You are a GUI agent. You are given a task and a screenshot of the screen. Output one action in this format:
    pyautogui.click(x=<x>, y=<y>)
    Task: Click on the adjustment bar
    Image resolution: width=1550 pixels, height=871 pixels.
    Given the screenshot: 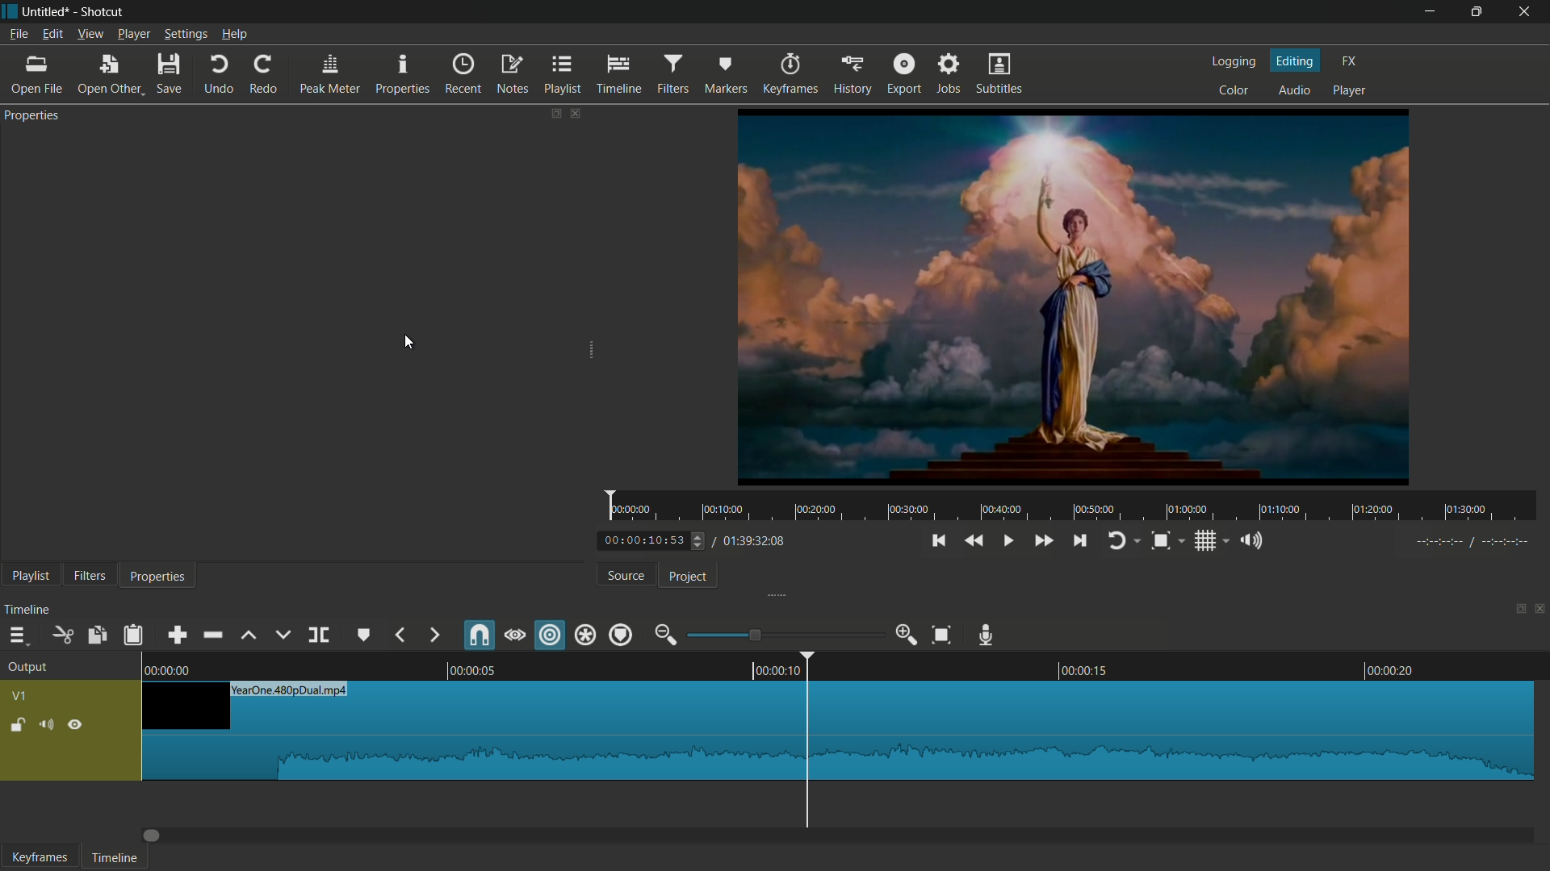 What is the action you would take?
    pyautogui.click(x=784, y=634)
    